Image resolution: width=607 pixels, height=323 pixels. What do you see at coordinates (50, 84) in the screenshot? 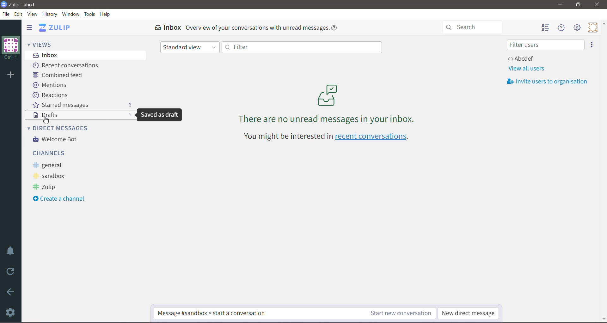
I see `Mentions` at bounding box center [50, 84].